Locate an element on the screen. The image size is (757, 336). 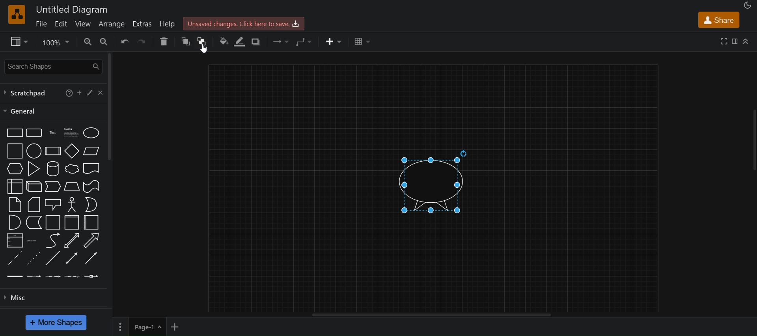
tape is located at coordinates (91, 186).